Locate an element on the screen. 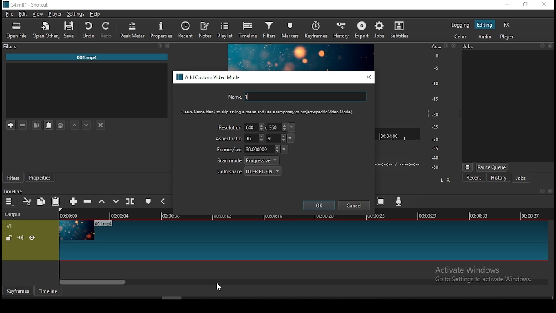  ripple delete is located at coordinates (87, 201).